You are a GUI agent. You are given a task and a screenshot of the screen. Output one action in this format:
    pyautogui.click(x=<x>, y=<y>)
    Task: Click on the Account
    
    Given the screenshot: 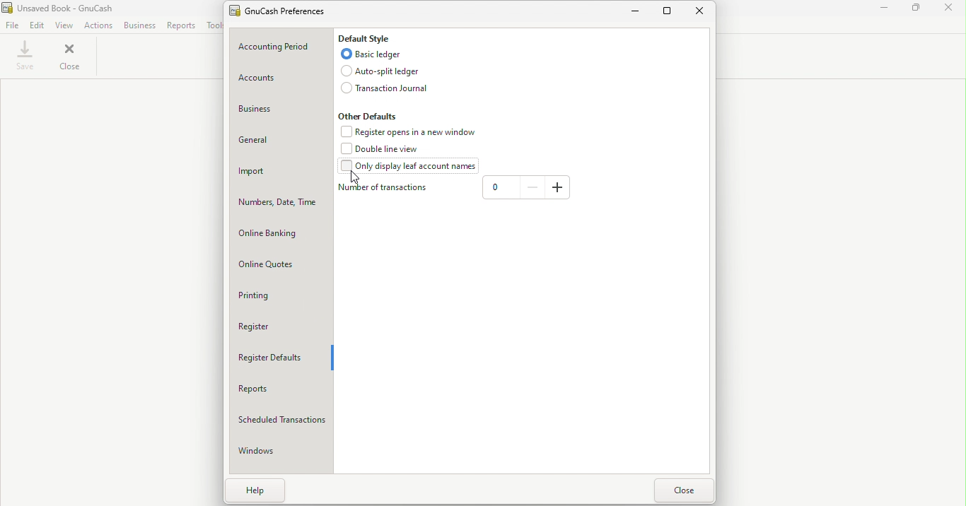 What is the action you would take?
    pyautogui.click(x=281, y=79)
    